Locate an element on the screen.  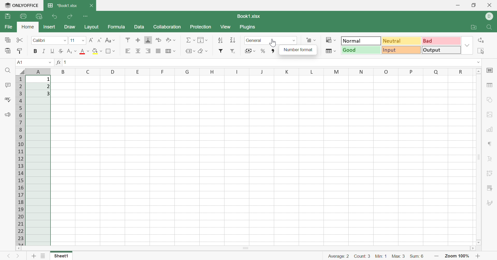
Decrement font size is located at coordinates (100, 40).